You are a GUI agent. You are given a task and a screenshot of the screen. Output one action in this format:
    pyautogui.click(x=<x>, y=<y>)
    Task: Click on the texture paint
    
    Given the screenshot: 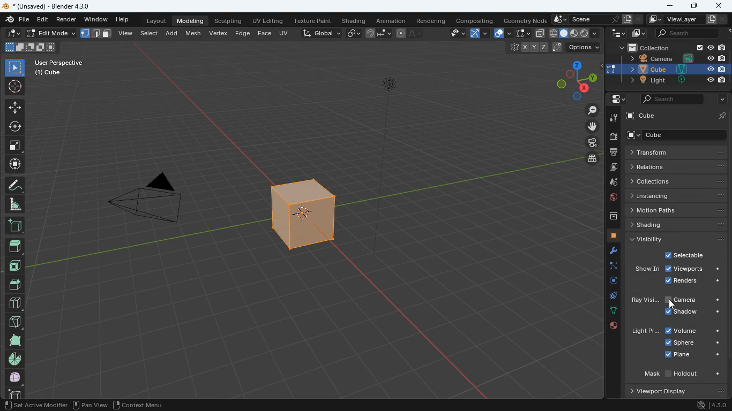 What is the action you would take?
    pyautogui.click(x=312, y=21)
    